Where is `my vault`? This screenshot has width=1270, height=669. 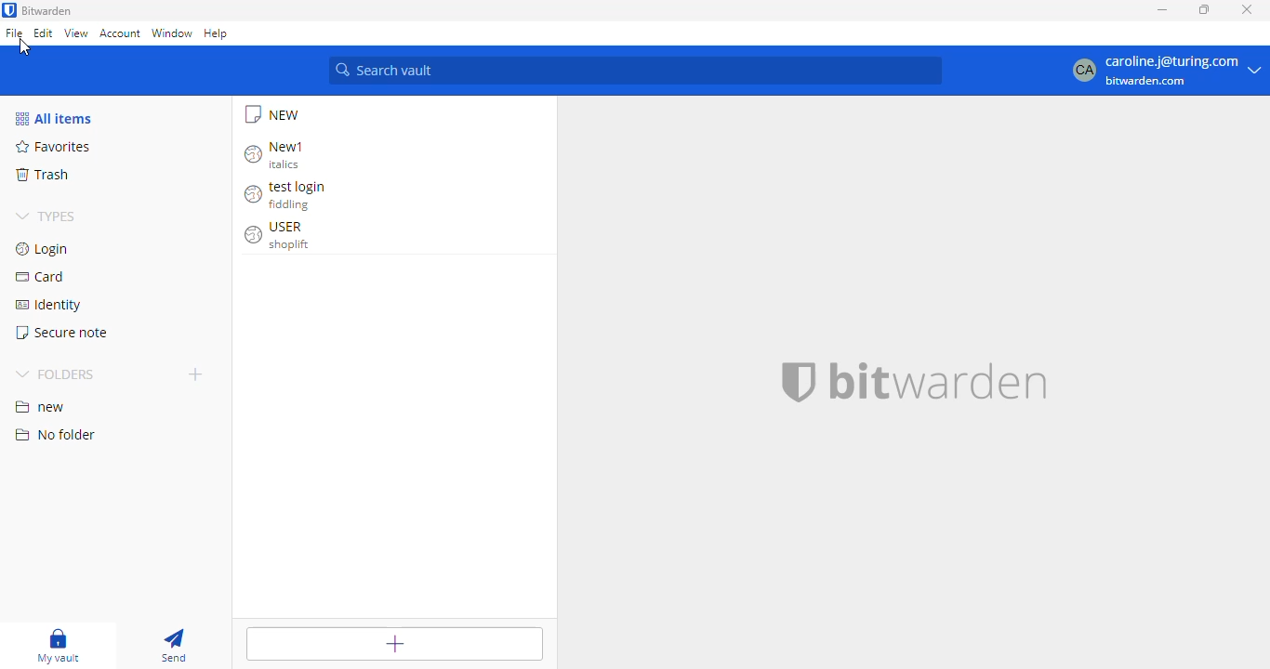 my vault is located at coordinates (56, 645).